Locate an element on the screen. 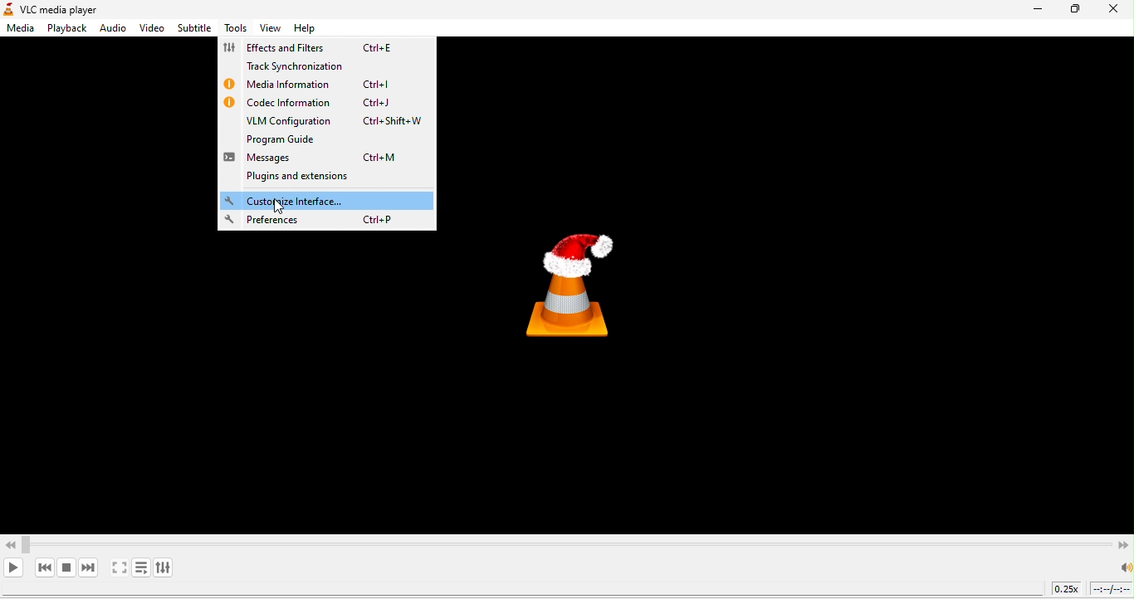 The height and width of the screenshot is (599, 1134). close is located at coordinates (1116, 11).